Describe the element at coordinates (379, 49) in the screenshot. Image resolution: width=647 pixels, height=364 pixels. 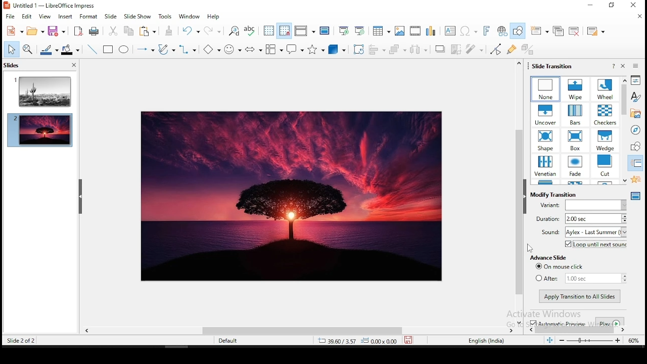
I see `align objects` at that location.